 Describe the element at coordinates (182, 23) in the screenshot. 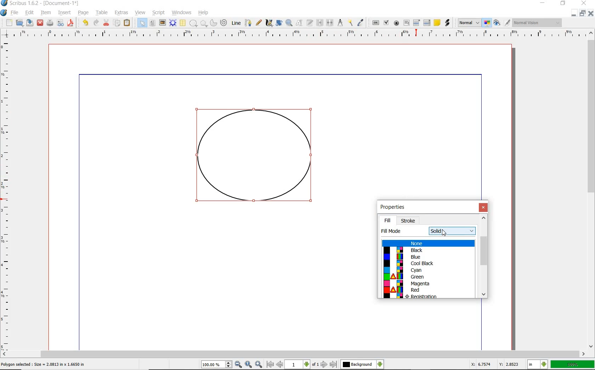

I see `TABLE` at that location.